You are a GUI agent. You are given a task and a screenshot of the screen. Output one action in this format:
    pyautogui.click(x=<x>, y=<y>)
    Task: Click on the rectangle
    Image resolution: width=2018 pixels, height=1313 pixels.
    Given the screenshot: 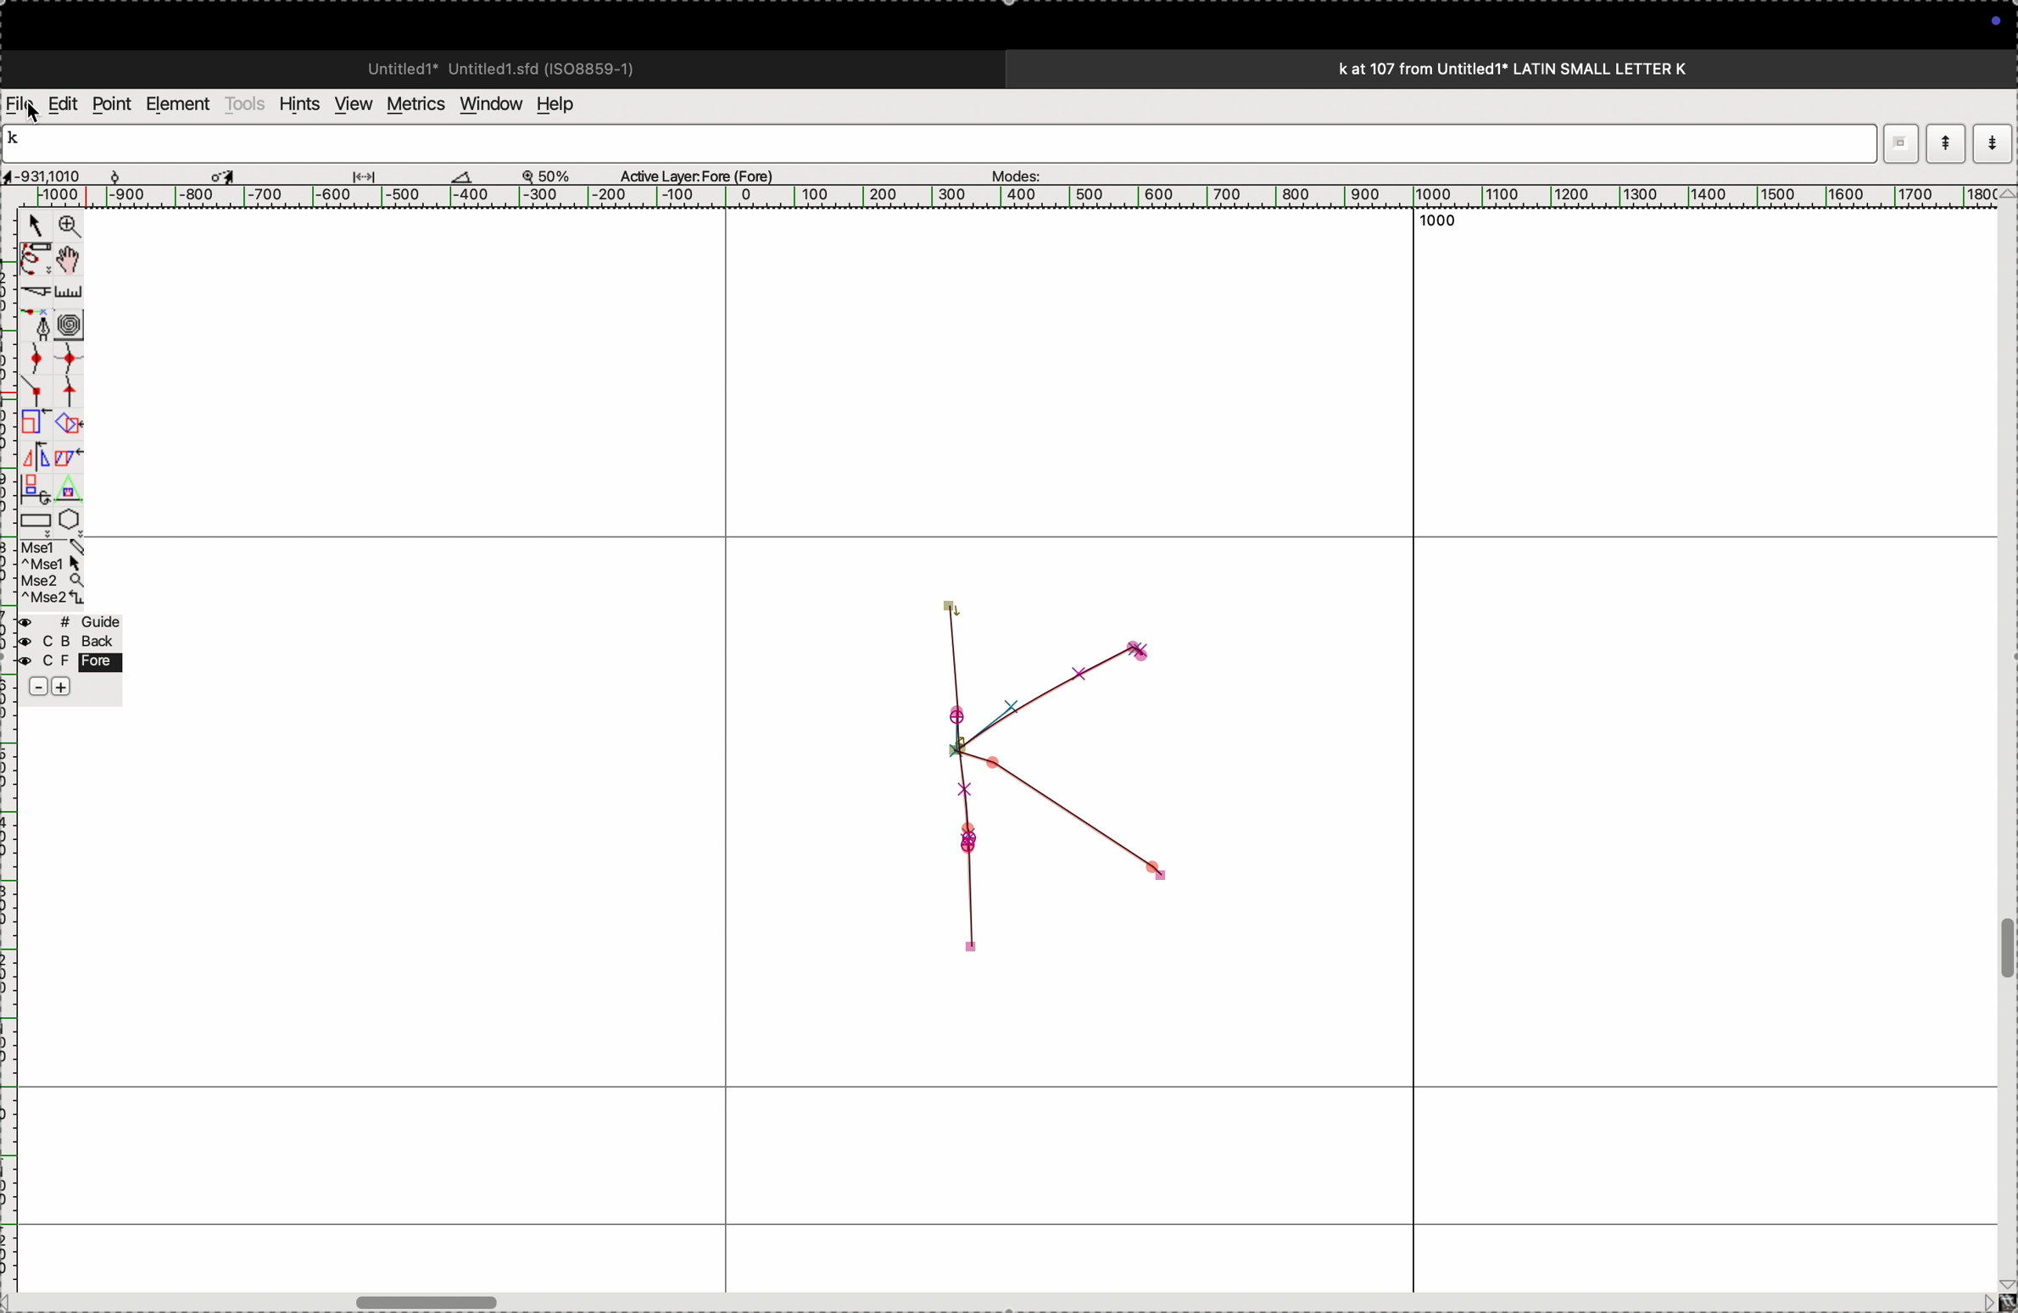 What is the action you would take?
    pyautogui.click(x=31, y=517)
    